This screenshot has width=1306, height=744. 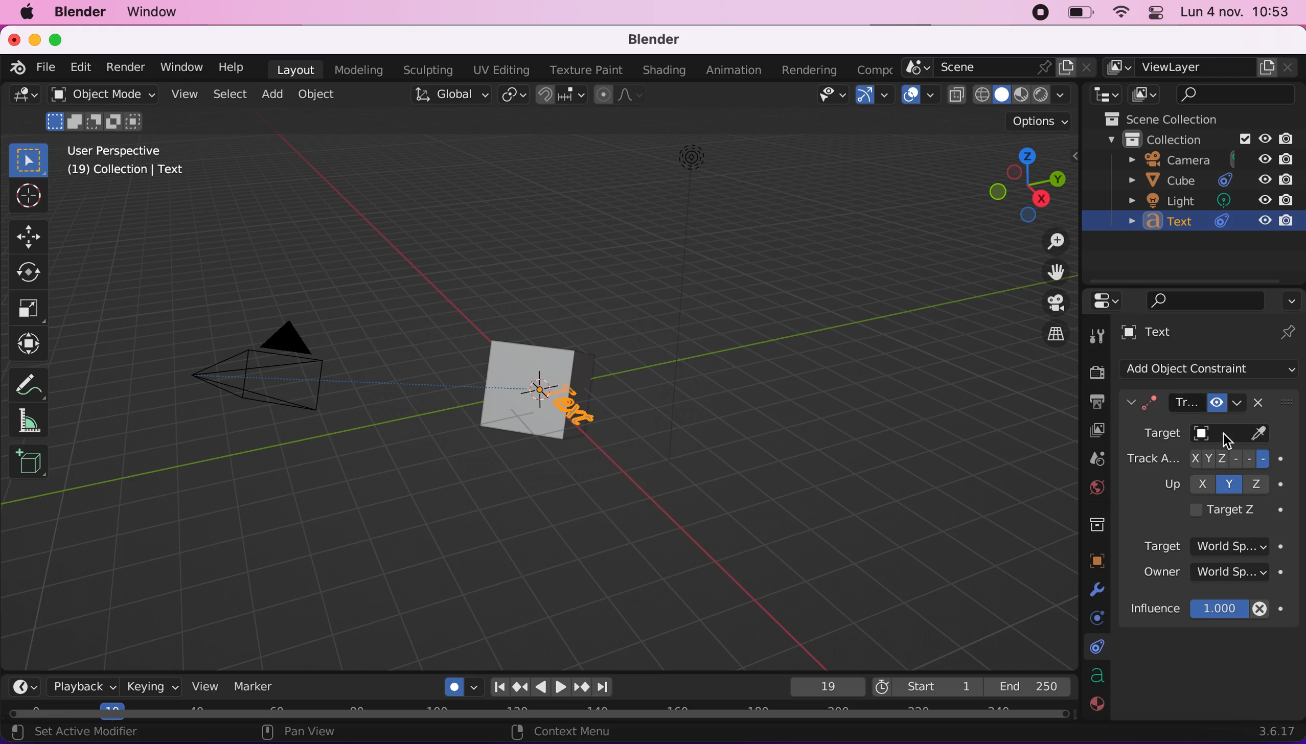 I want to click on view, so click(x=205, y=686).